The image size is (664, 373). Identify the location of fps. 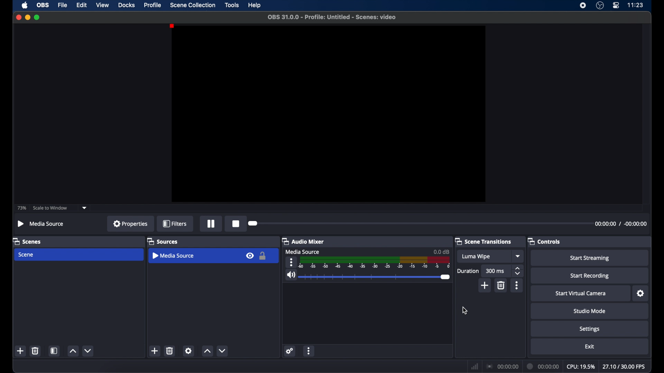
(625, 366).